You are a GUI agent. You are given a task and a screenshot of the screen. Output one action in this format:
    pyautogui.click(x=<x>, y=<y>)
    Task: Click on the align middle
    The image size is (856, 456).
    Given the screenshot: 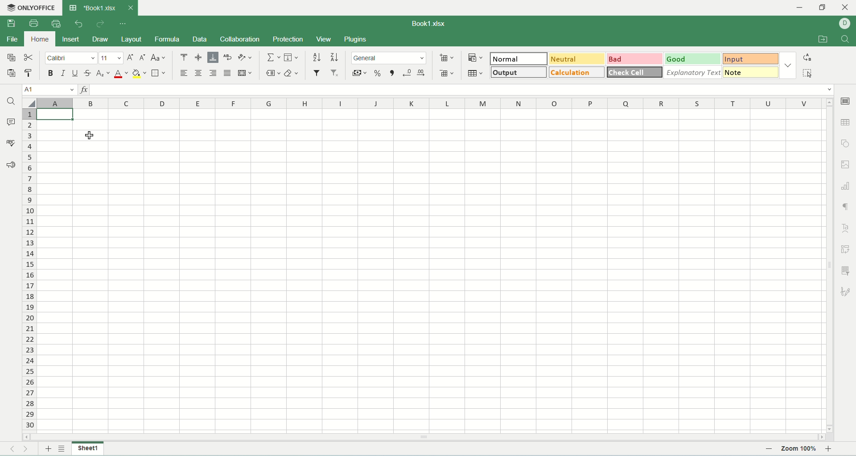 What is the action you would take?
    pyautogui.click(x=198, y=58)
    